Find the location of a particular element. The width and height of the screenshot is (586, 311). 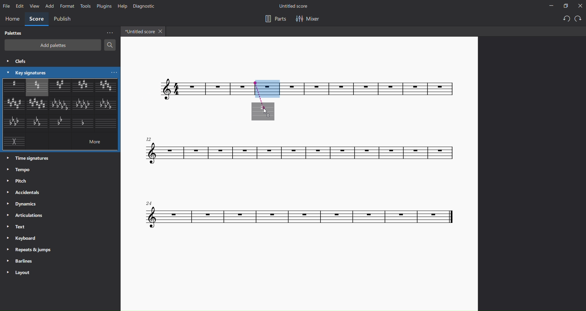

mixer is located at coordinates (312, 19).